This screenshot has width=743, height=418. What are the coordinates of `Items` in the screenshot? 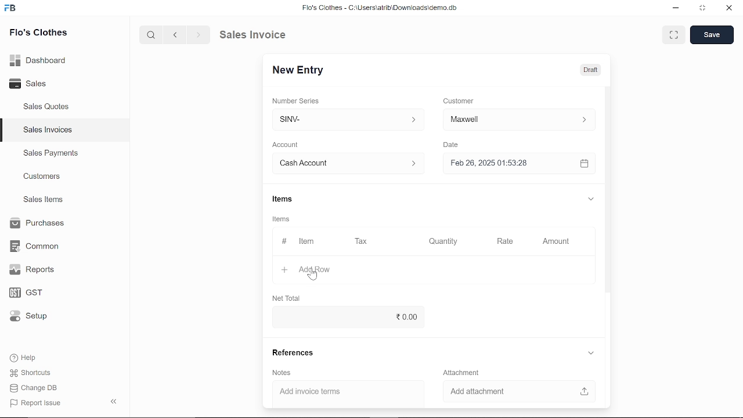 It's located at (282, 200).